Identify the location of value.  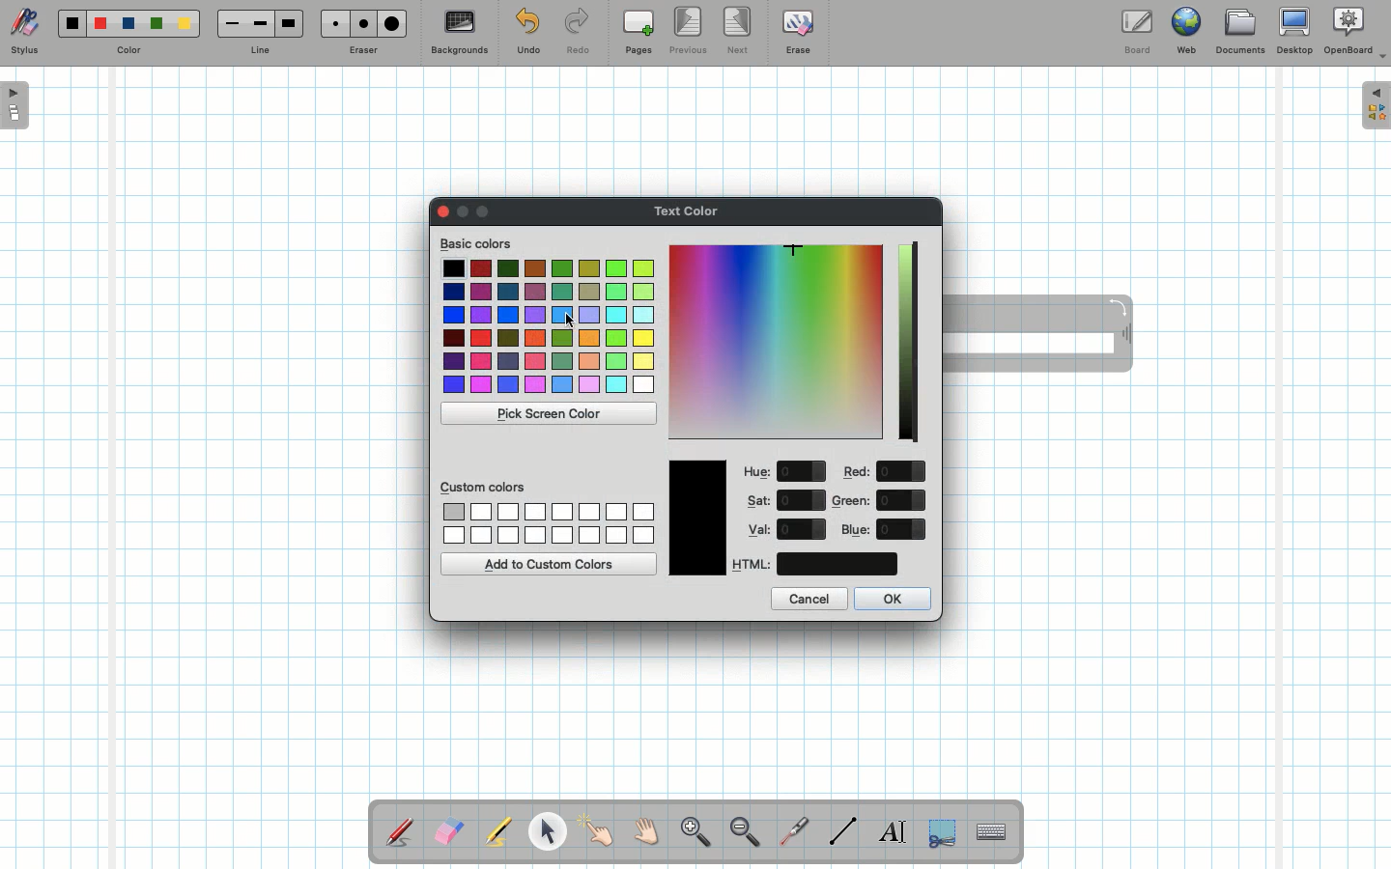
(802, 500).